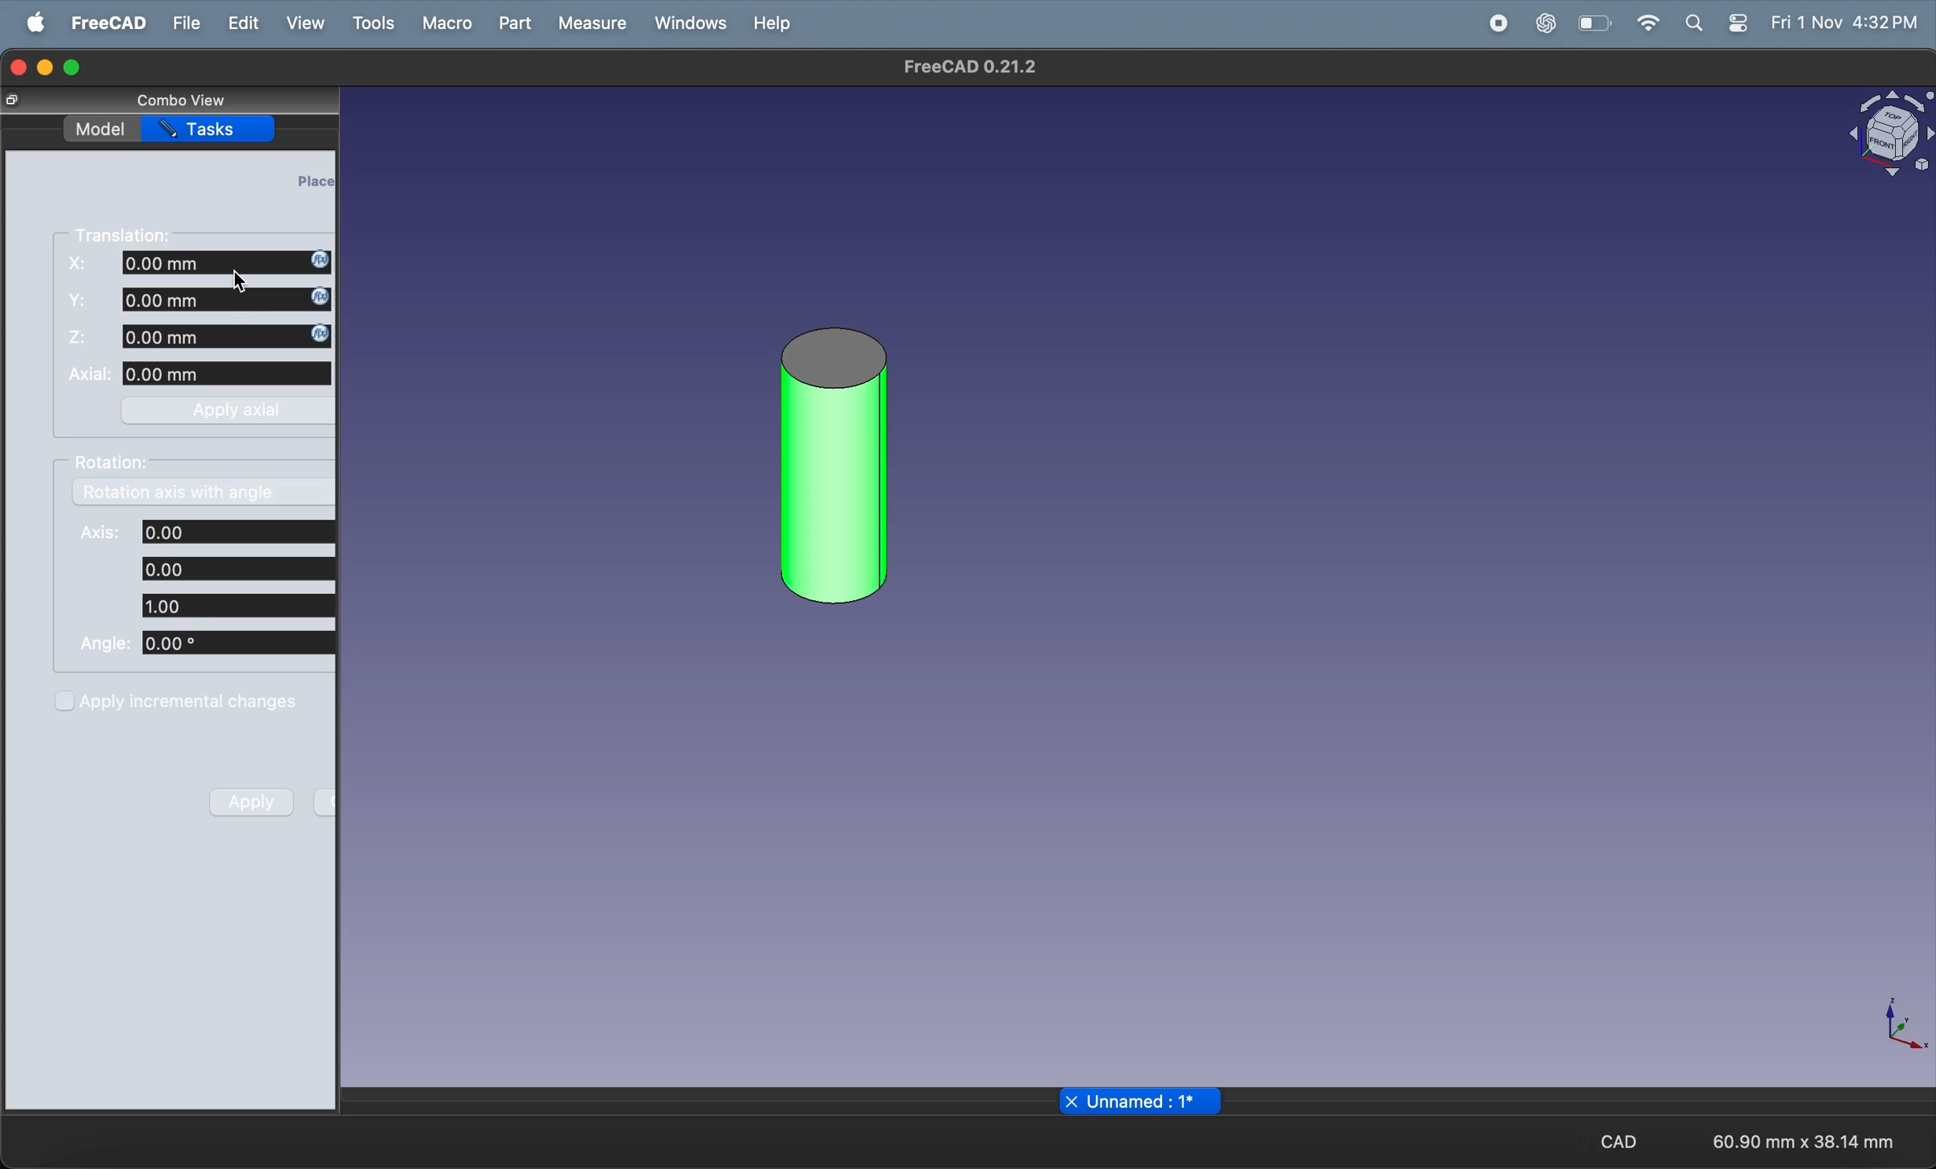 This screenshot has height=1169, width=1936. Describe the element at coordinates (1901, 1028) in the screenshot. I see `axis` at that location.